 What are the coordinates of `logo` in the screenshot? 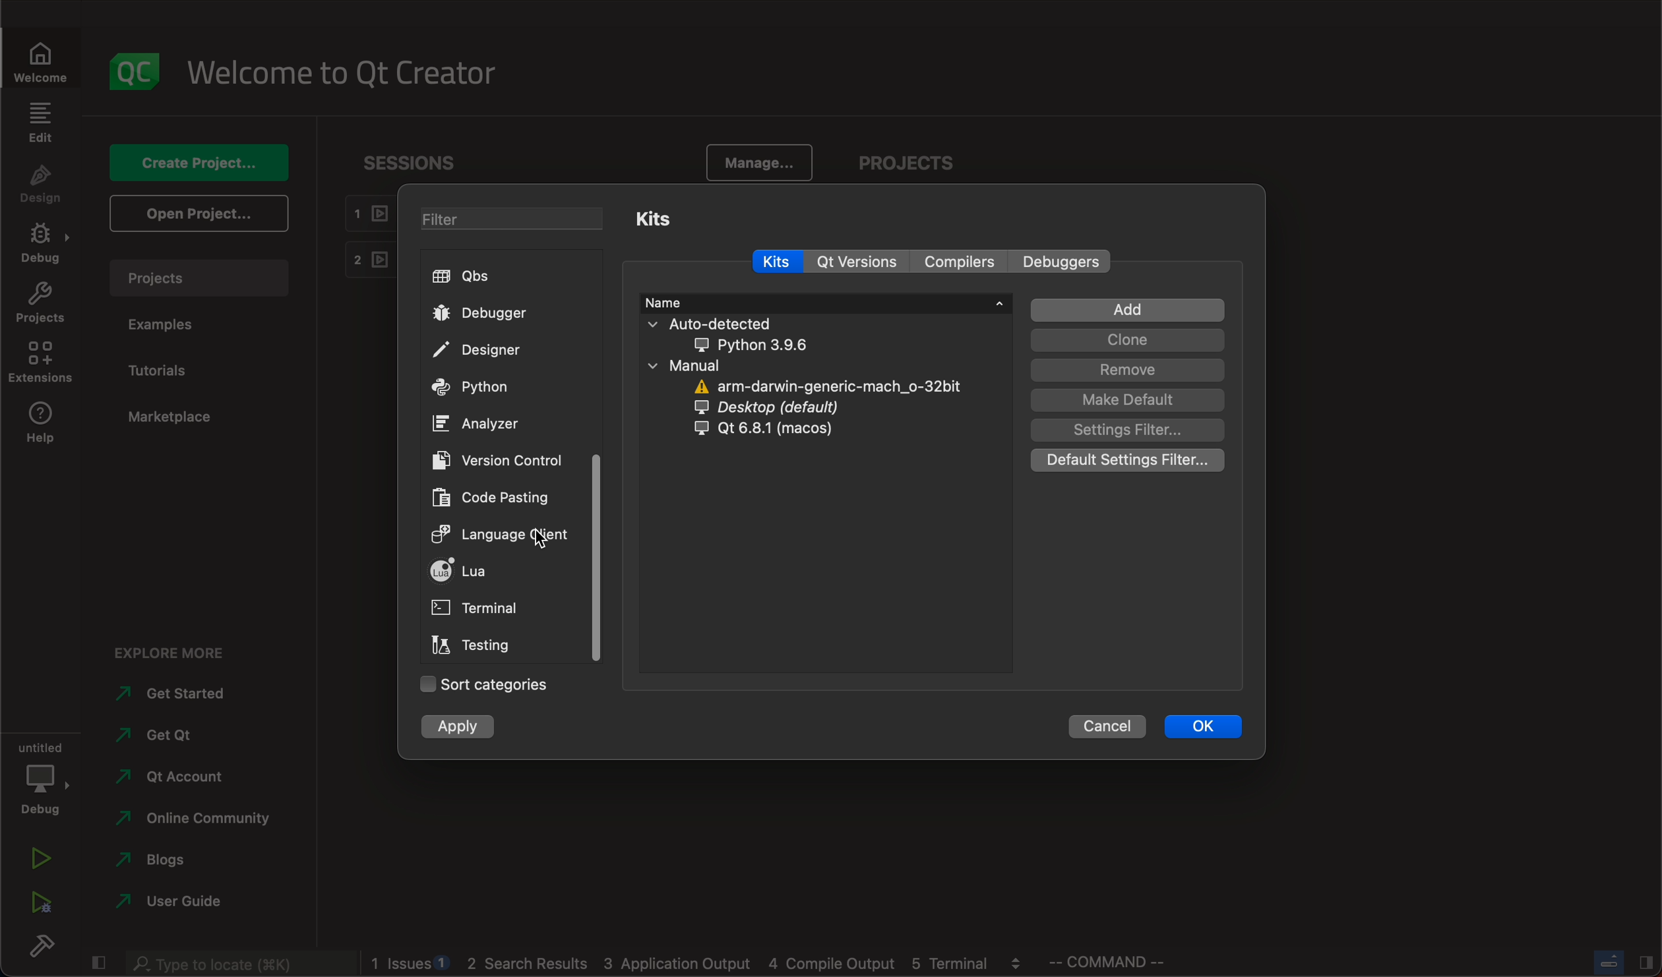 It's located at (138, 71).